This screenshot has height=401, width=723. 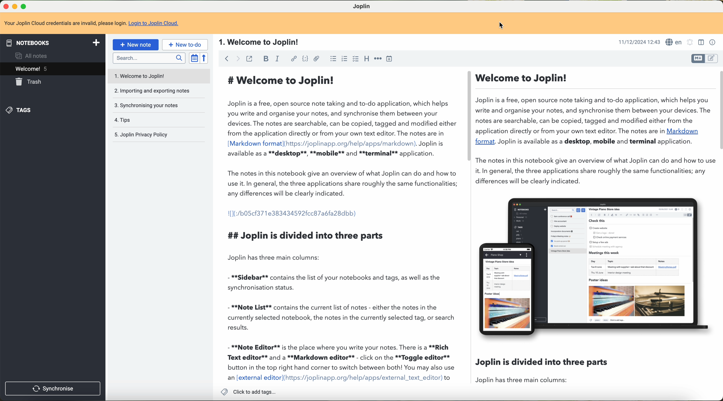 I want to click on new to-do, so click(x=184, y=44).